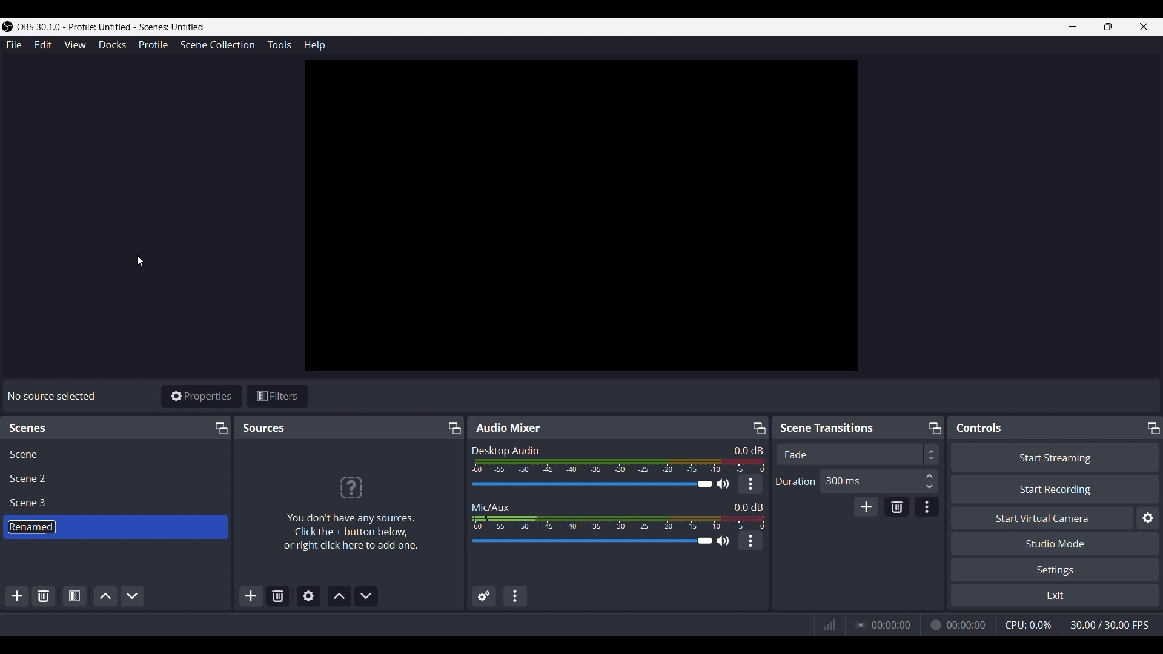 The height and width of the screenshot is (654, 1163). What do you see at coordinates (858, 624) in the screenshot?
I see `Streaming` at bounding box center [858, 624].